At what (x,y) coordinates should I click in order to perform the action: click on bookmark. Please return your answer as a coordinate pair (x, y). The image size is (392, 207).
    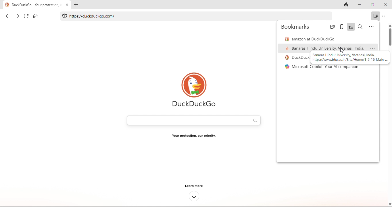
    Looking at the image, I should click on (374, 16).